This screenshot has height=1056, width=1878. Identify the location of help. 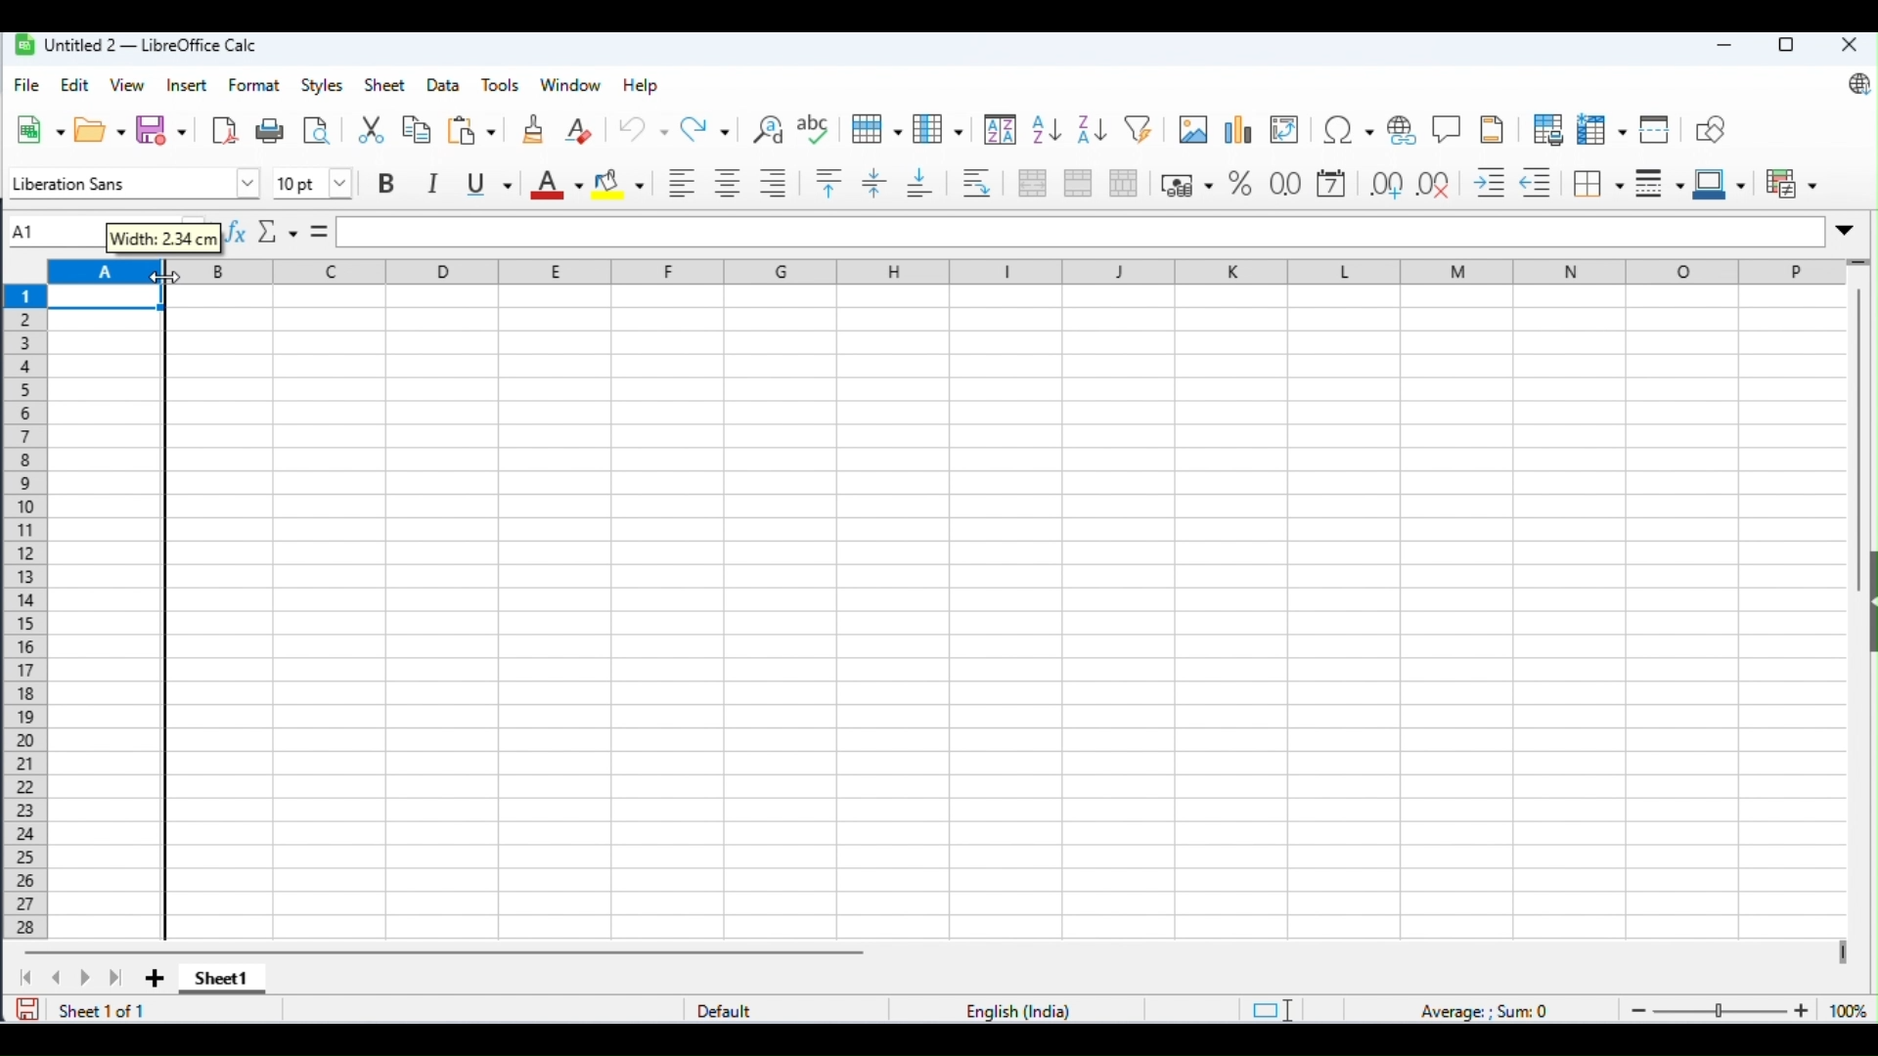
(641, 86).